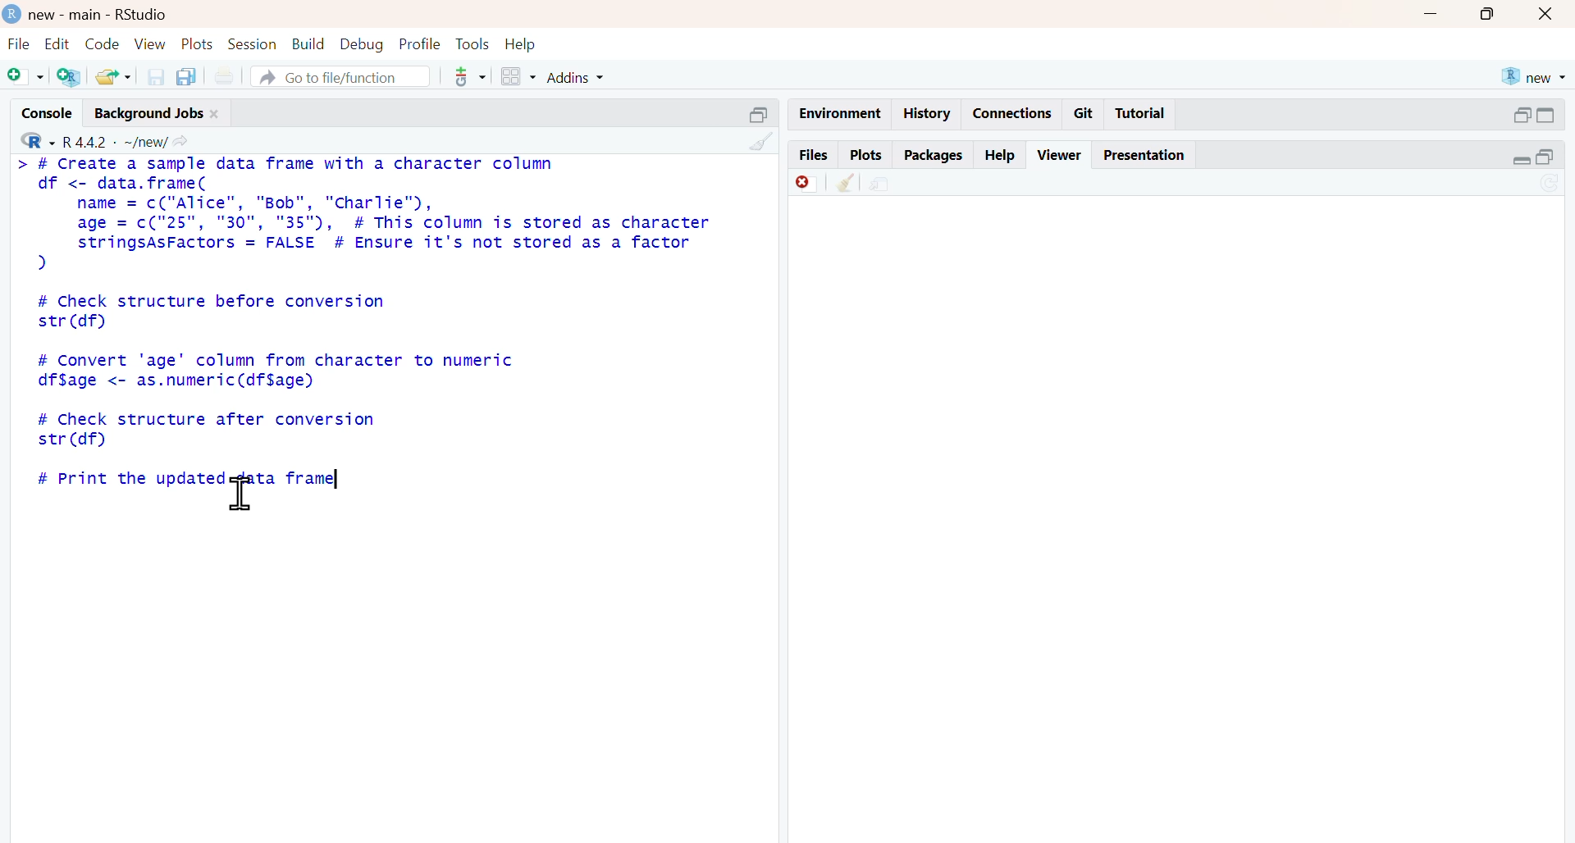 This screenshot has width=1575, height=843. What do you see at coordinates (185, 77) in the screenshot?
I see `copy` at bounding box center [185, 77].